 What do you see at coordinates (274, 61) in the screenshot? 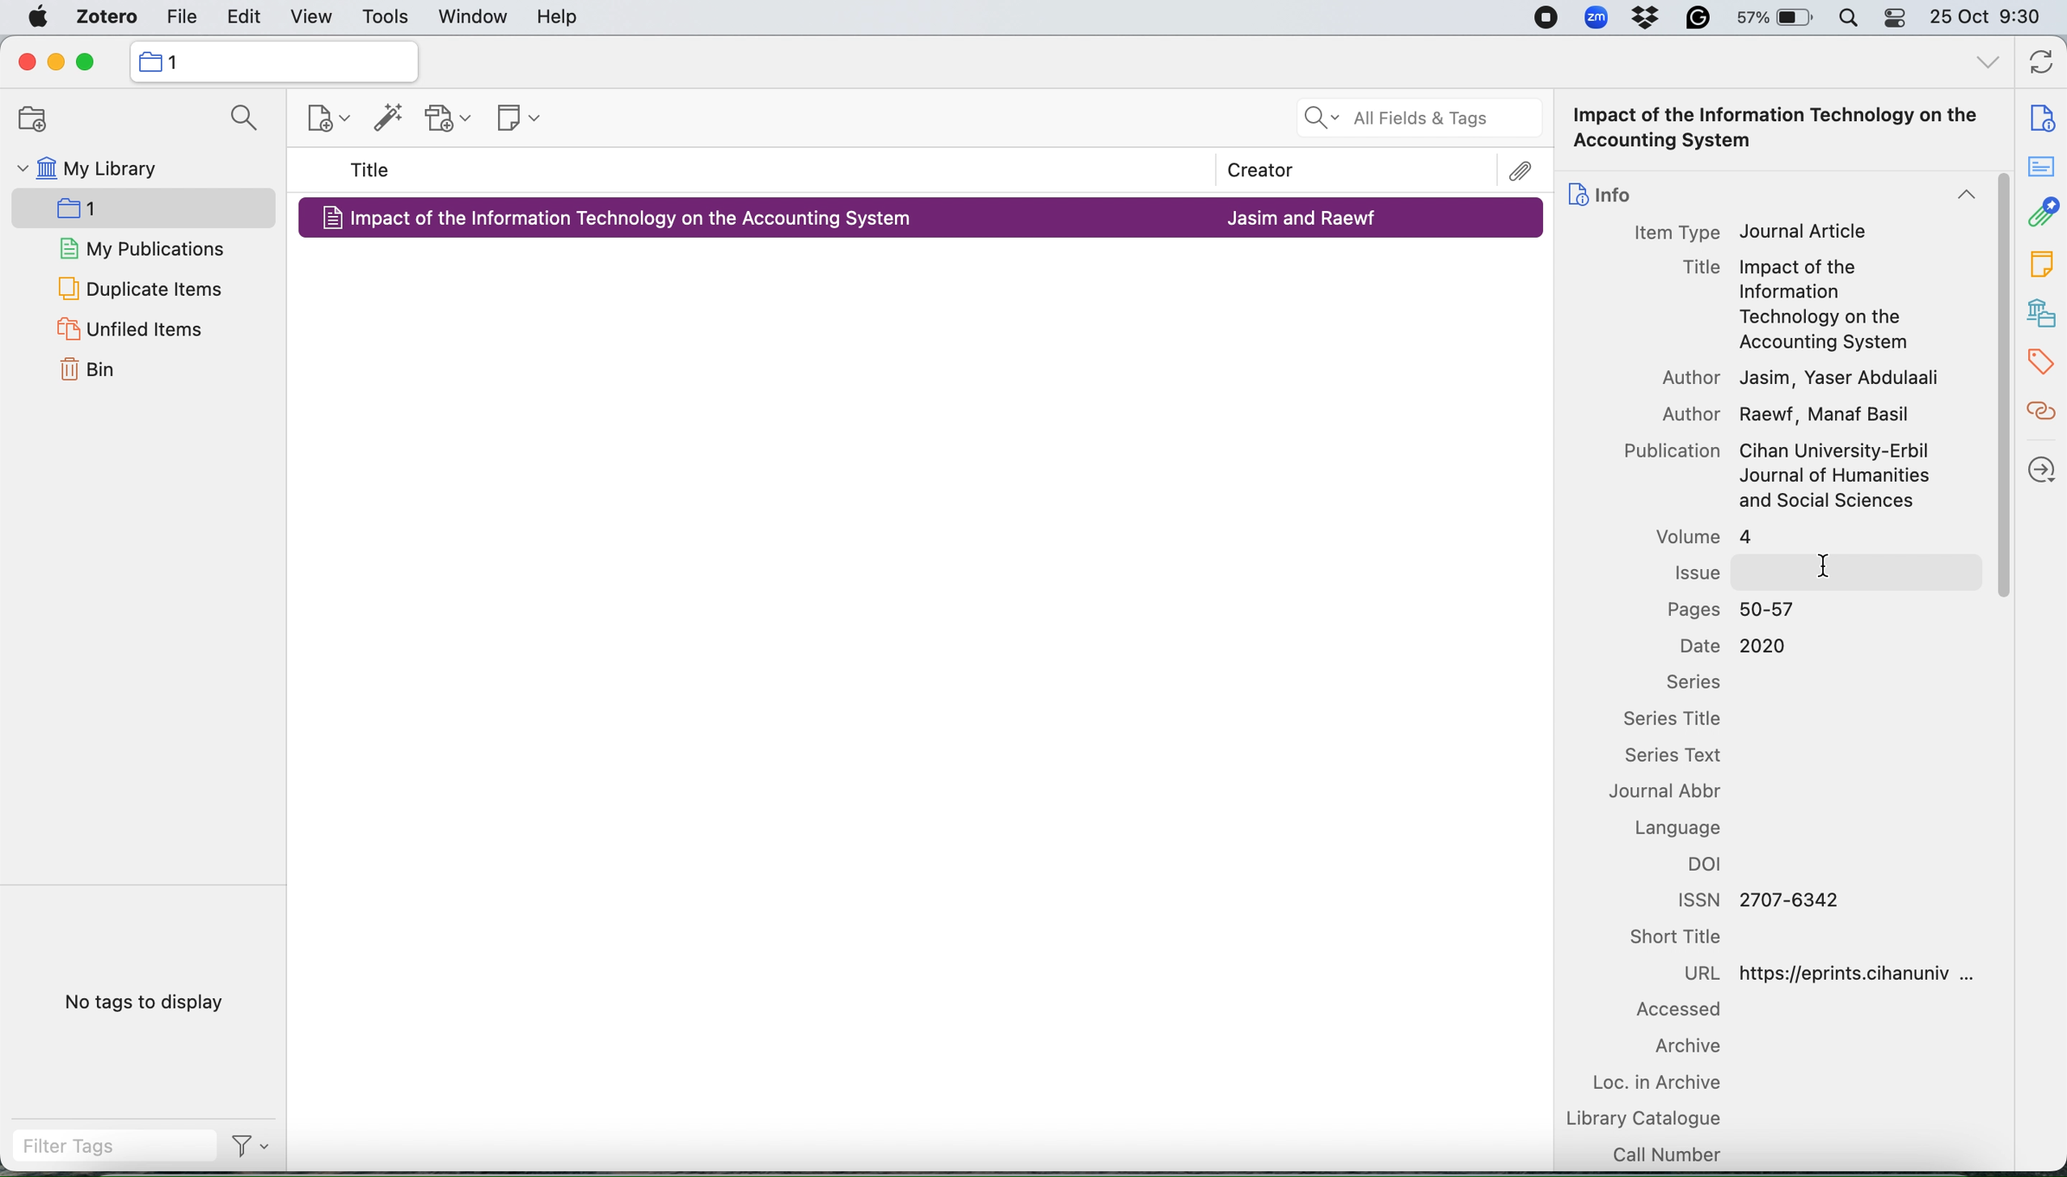
I see `collection` at bounding box center [274, 61].